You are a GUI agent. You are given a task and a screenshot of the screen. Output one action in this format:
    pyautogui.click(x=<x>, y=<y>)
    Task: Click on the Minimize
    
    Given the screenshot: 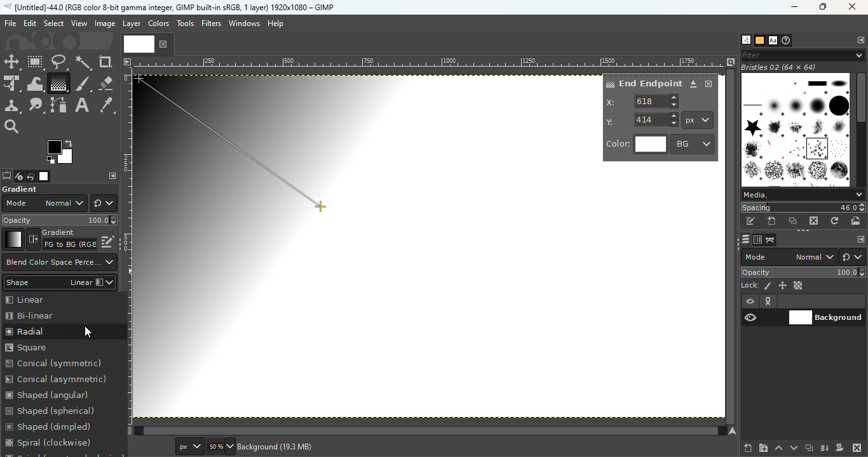 What is the action you would take?
    pyautogui.click(x=792, y=7)
    